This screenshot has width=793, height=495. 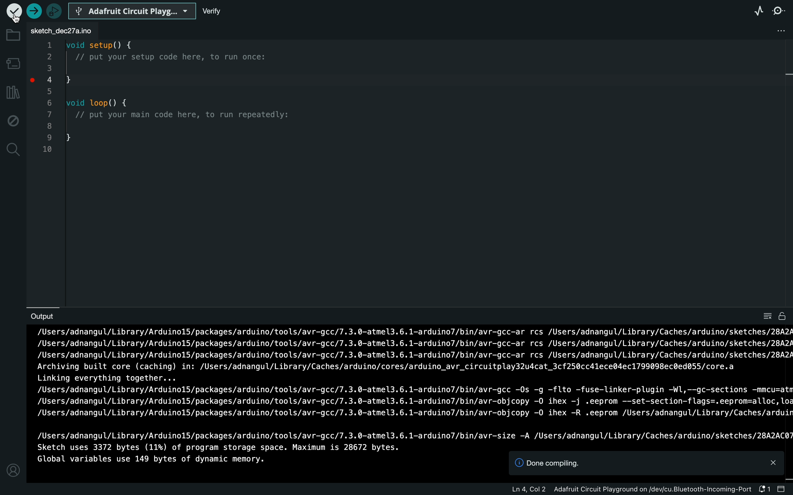 I want to click on upload, so click(x=33, y=11).